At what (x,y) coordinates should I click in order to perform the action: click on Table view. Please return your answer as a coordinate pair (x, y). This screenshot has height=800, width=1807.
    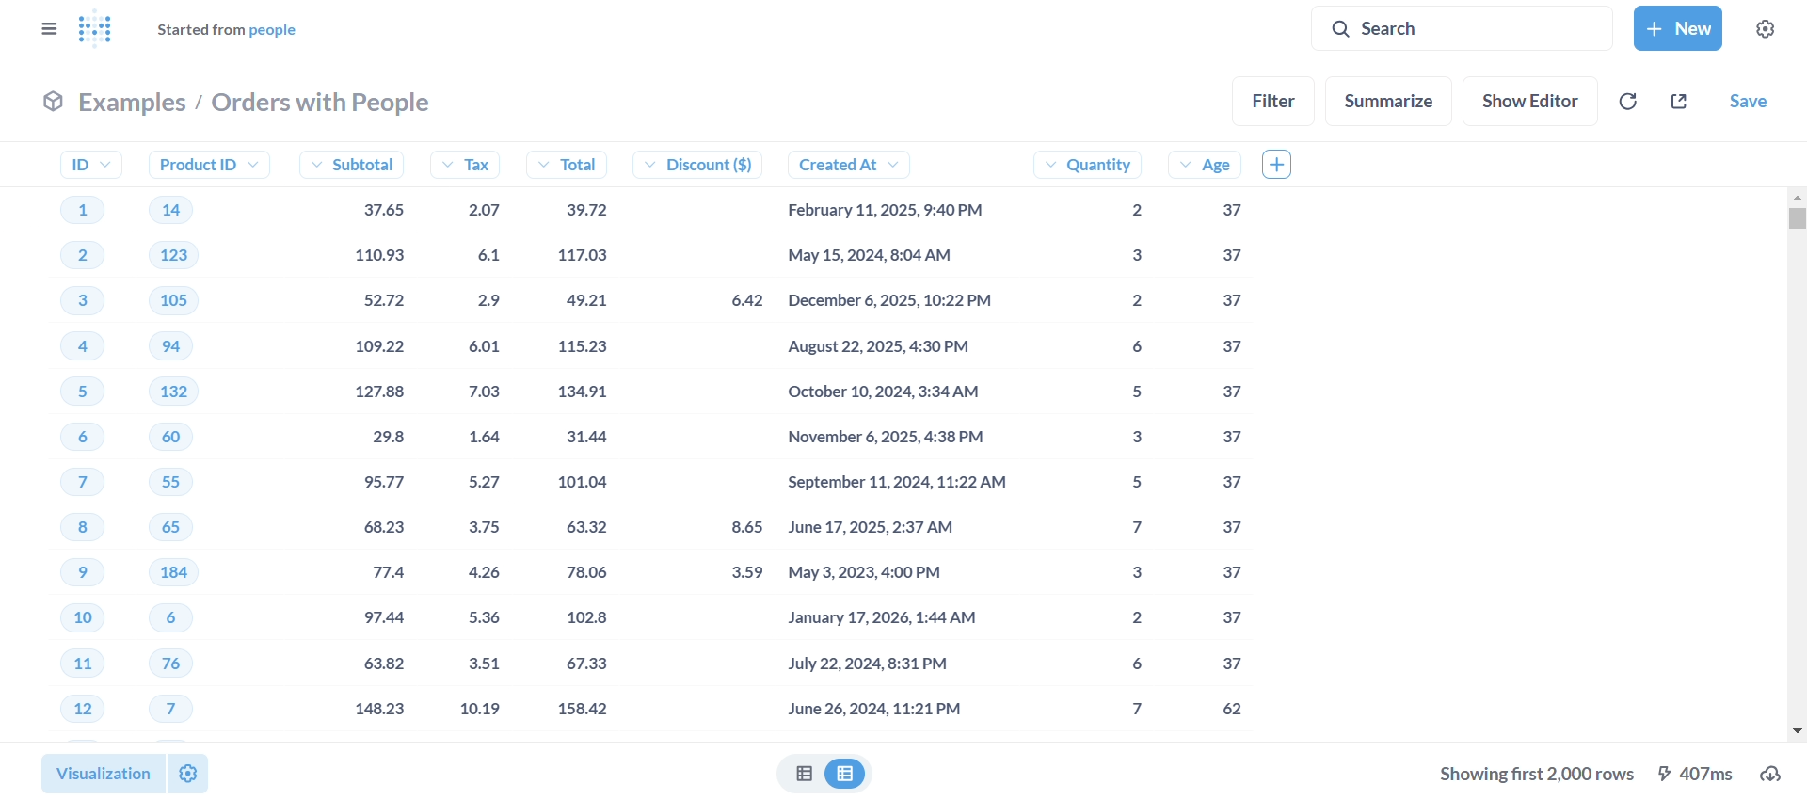
    Looking at the image, I should click on (823, 775).